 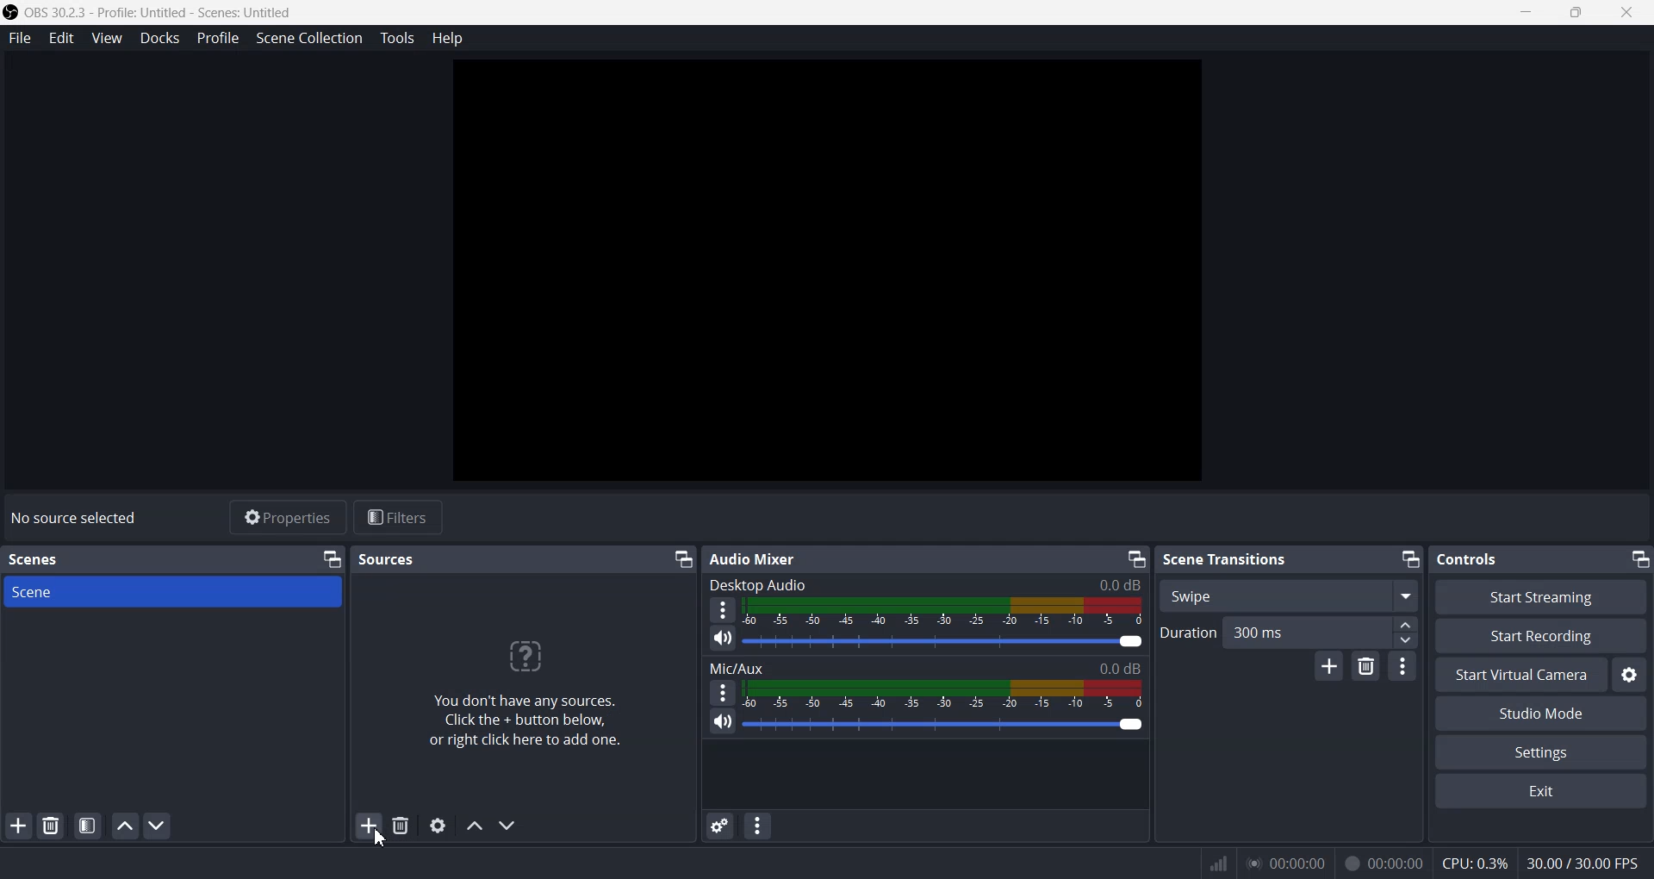 What do you see at coordinates (108, 38) in the screenshot?
I see `View` at bounding box center [108, 38].